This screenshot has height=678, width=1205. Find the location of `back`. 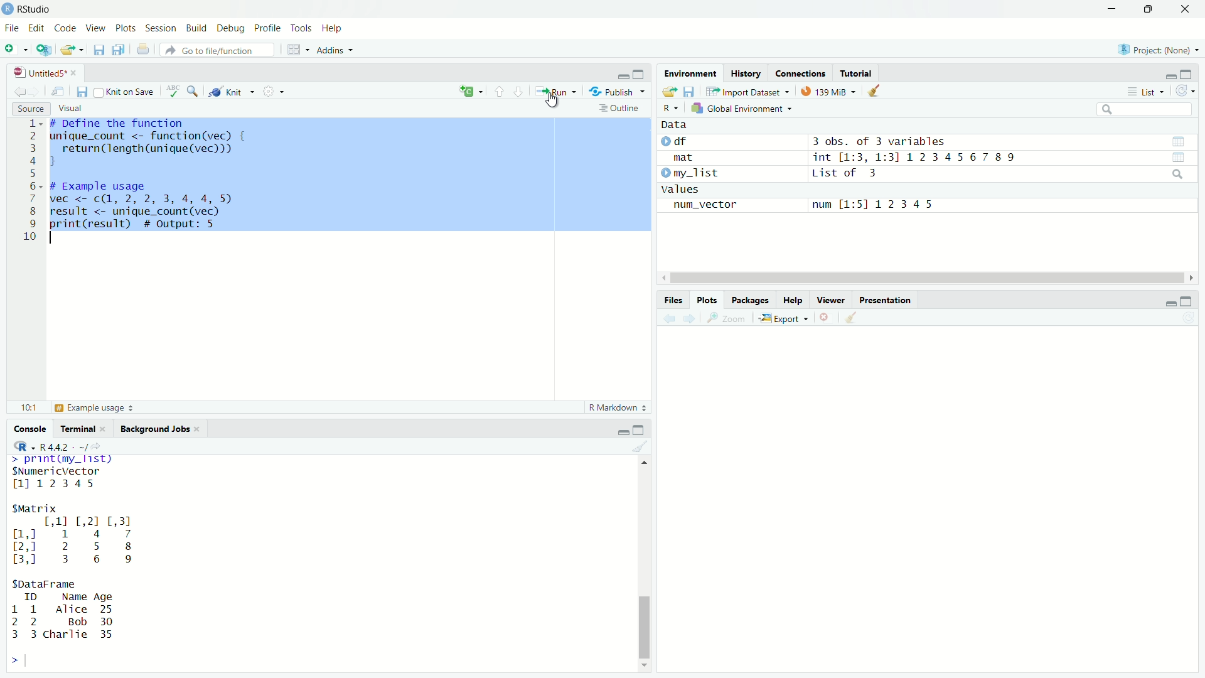

back is located at coordinates (21, 91).